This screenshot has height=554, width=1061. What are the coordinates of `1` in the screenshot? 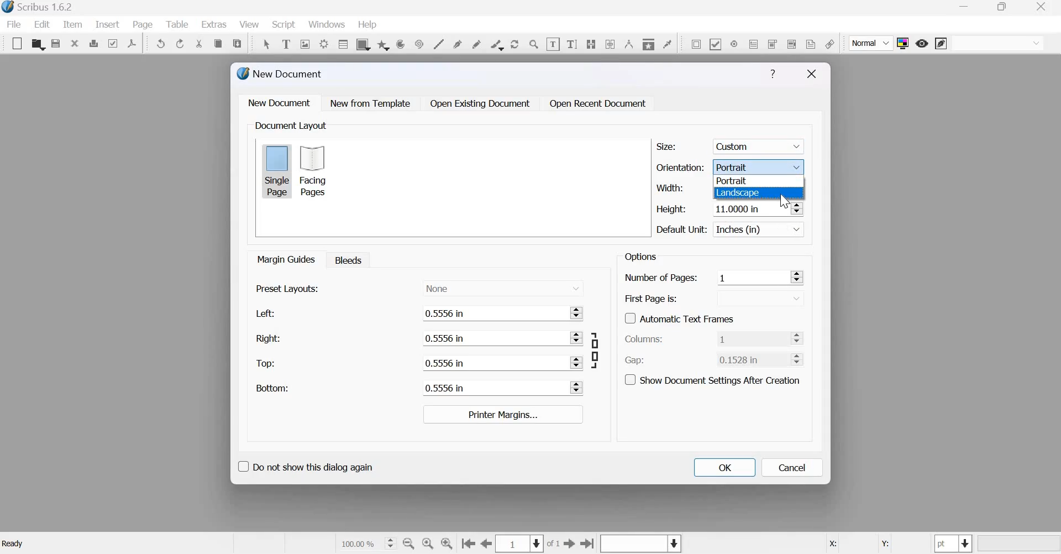 It's located at (751, 277).